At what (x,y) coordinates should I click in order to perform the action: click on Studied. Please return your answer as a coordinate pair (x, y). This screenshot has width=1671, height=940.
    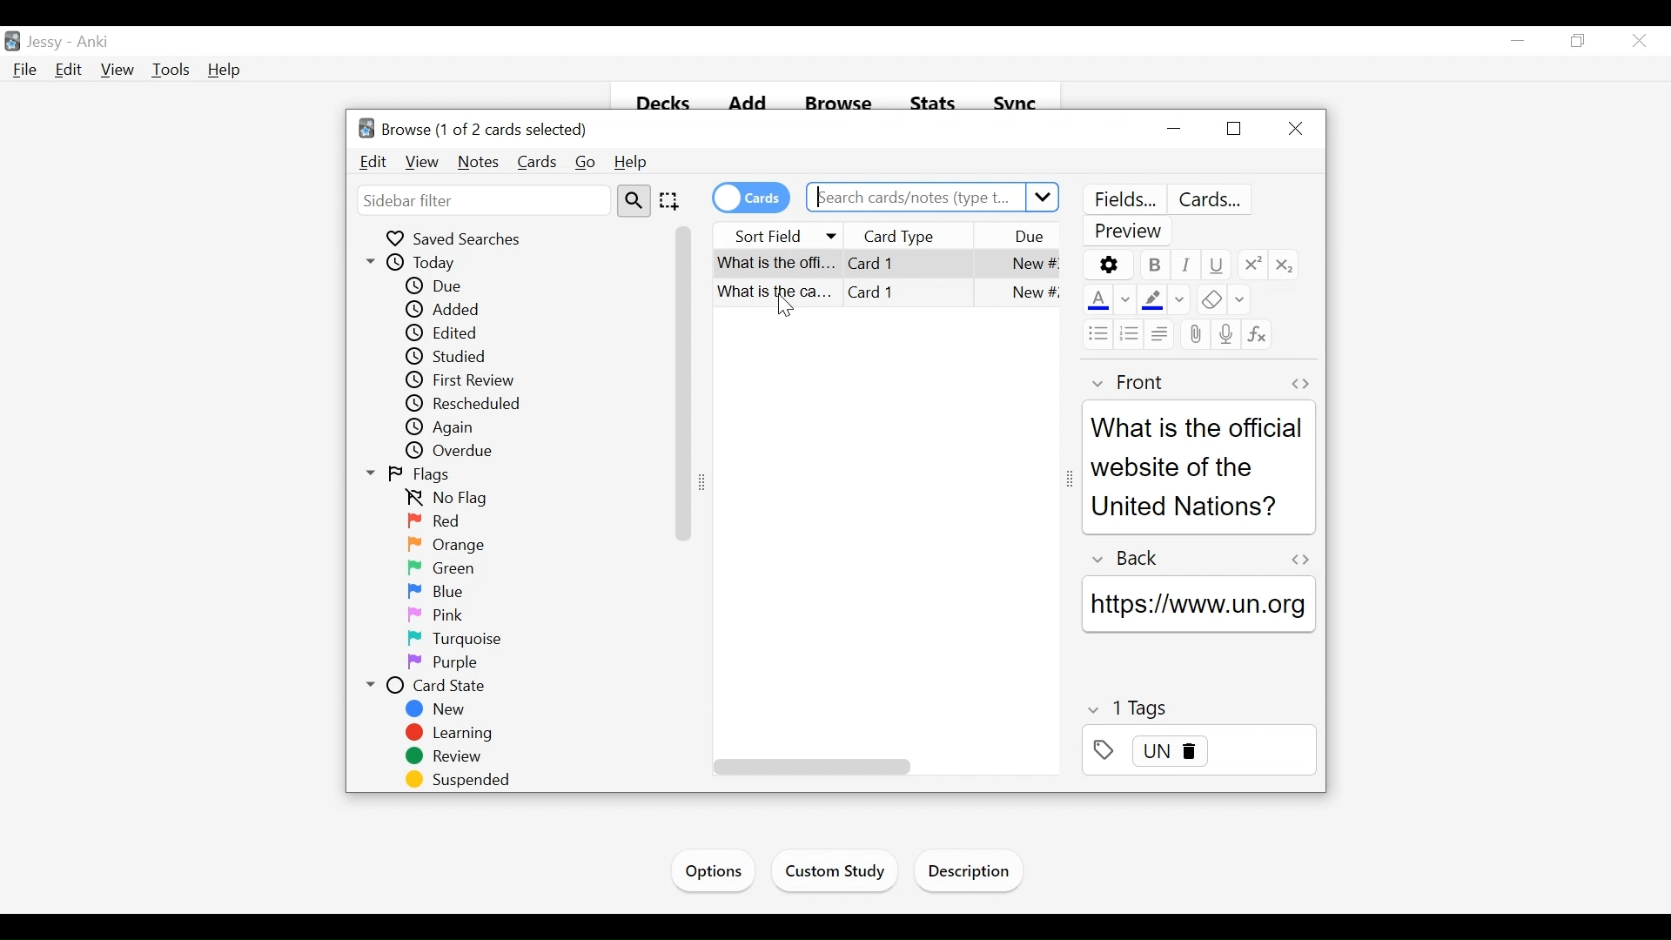
    Looking at the image, I should click on (466, 358).